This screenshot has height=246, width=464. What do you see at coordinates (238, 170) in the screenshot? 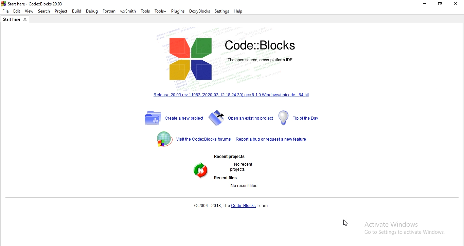
I see `projects` at bounding box center [238, 170].